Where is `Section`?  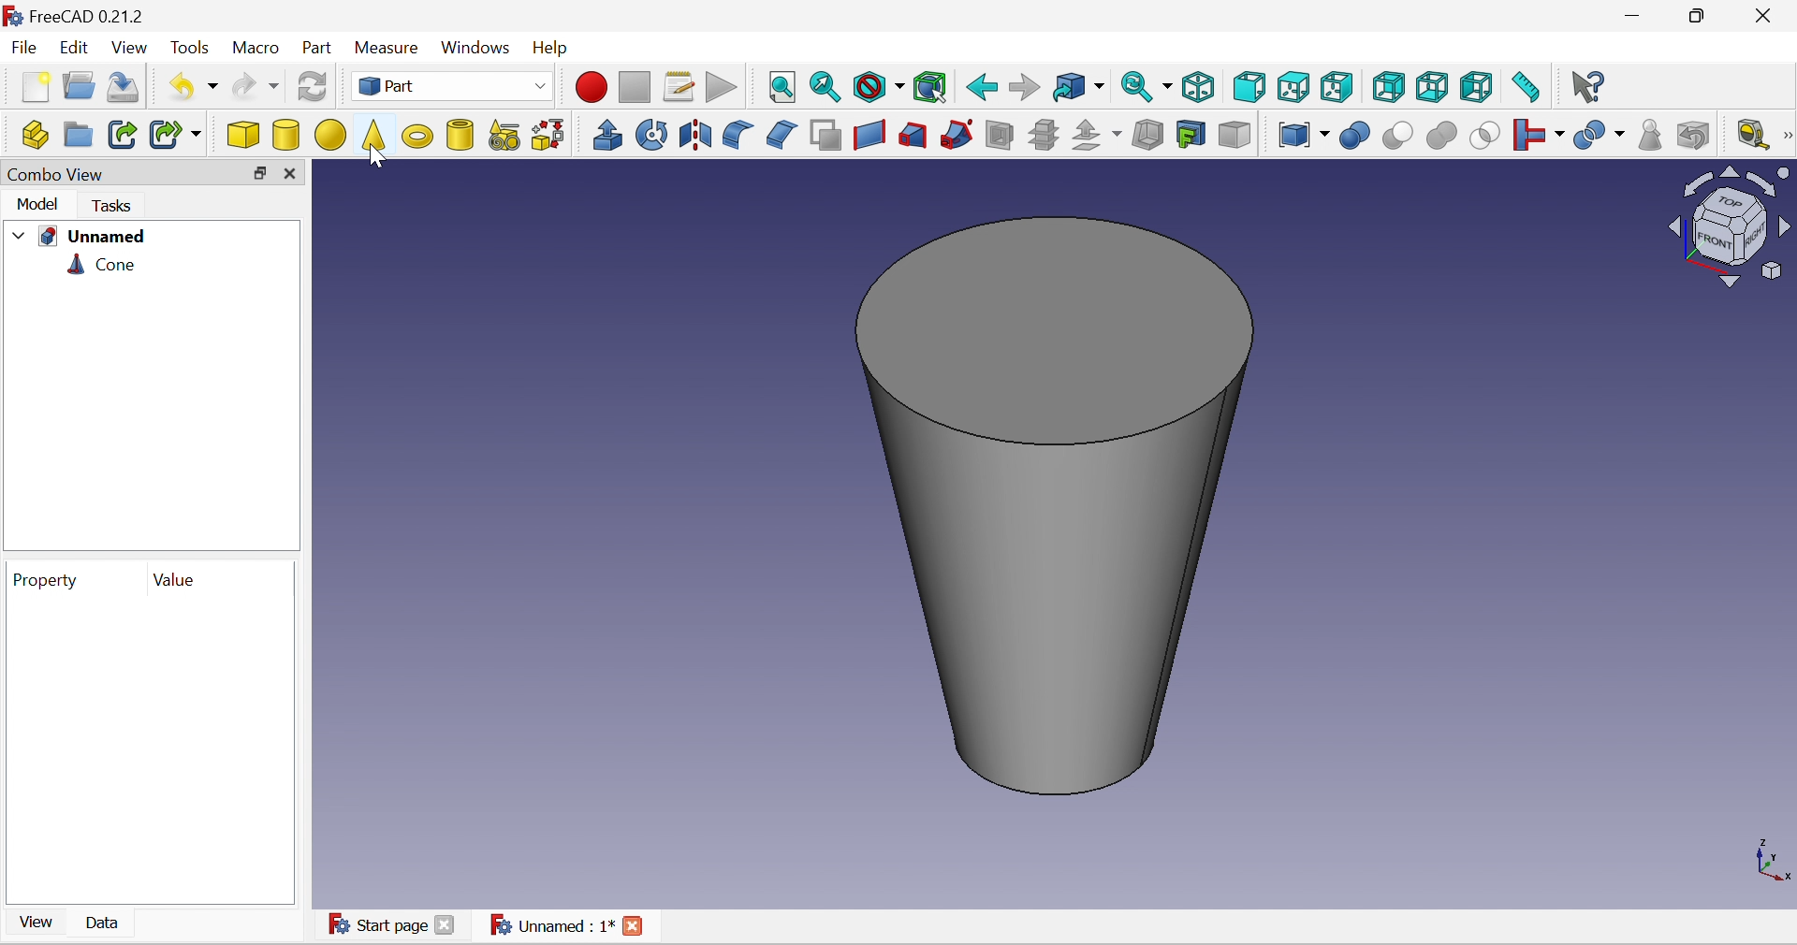
Section is located at coordinates (1000, 137).